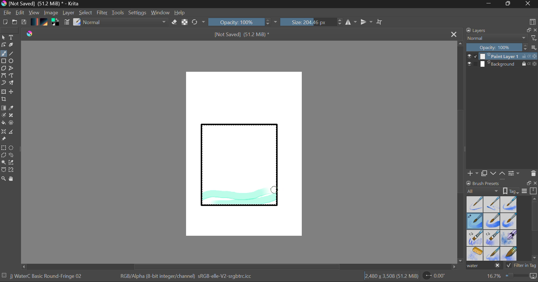 The image size is (538, 282). Describe the element at coordinates (484, 174) in the screenshot. I see `Copy Layer` at that location.